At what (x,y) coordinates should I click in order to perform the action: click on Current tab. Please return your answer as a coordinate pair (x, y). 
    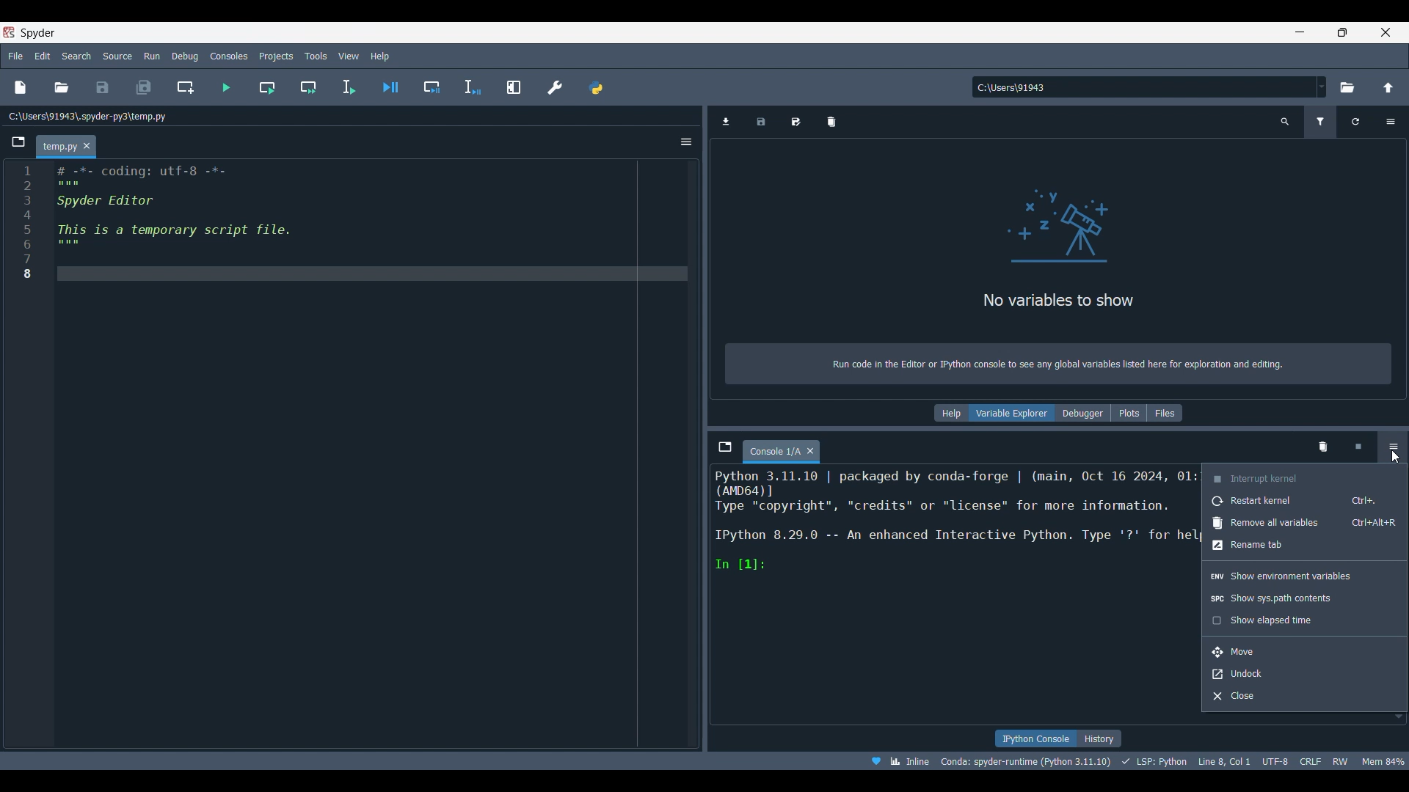
    Looking at the image, I should click on (57, 147).